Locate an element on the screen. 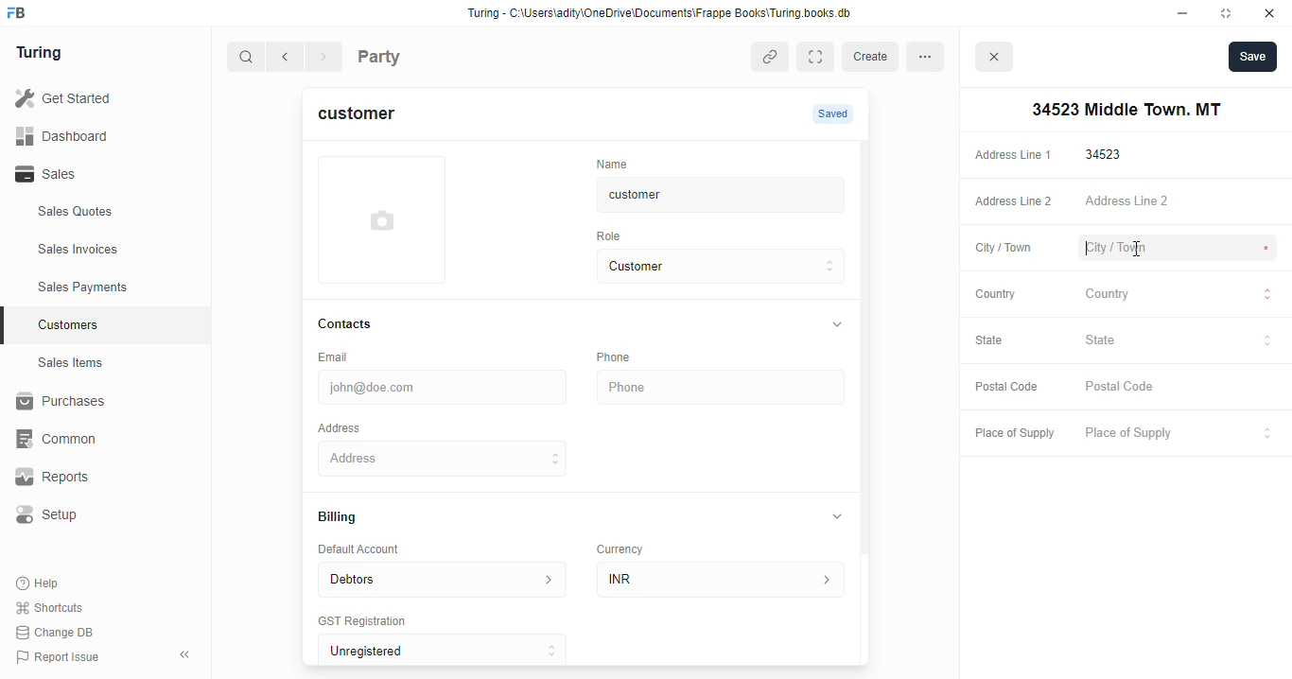 This screenshot has width=1292, height=679. more options is located at coordinates (931, 56).